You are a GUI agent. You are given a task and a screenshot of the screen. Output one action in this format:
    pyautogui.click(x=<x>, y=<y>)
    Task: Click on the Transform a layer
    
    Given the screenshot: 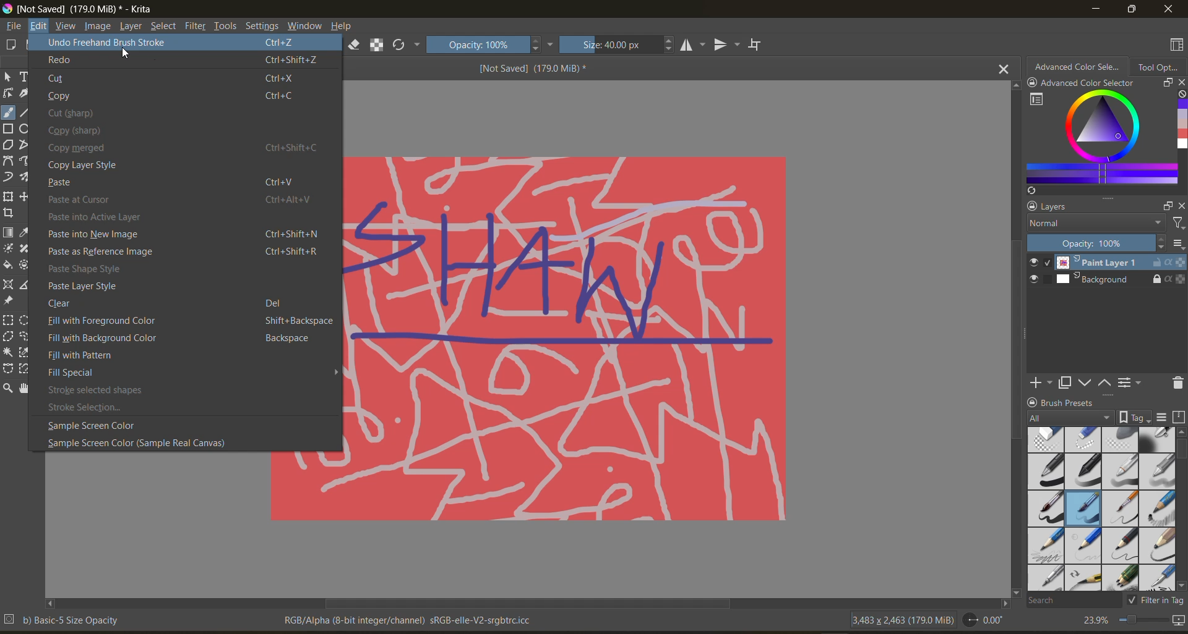 What is the action you would take?
    pyautogui.click(x=8, y=196)
    